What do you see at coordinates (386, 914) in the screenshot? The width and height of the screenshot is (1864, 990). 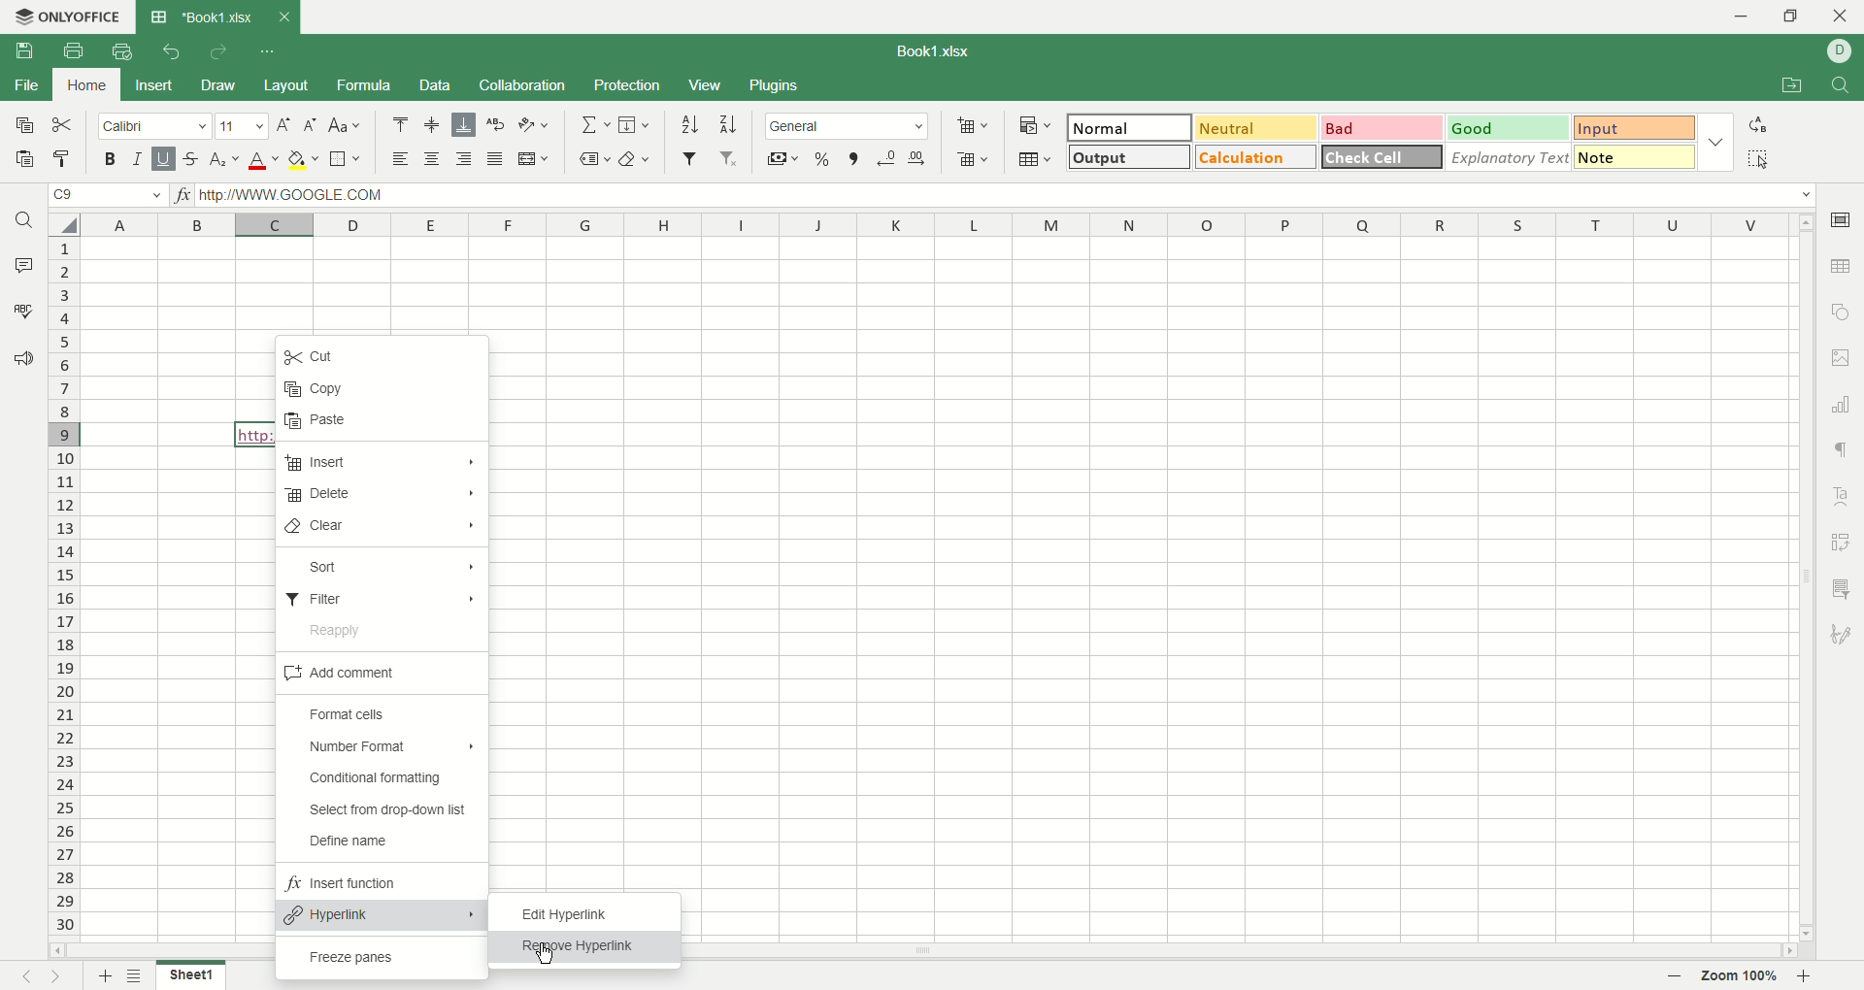 I see `hyperlink` at bounding box center [386, 914].